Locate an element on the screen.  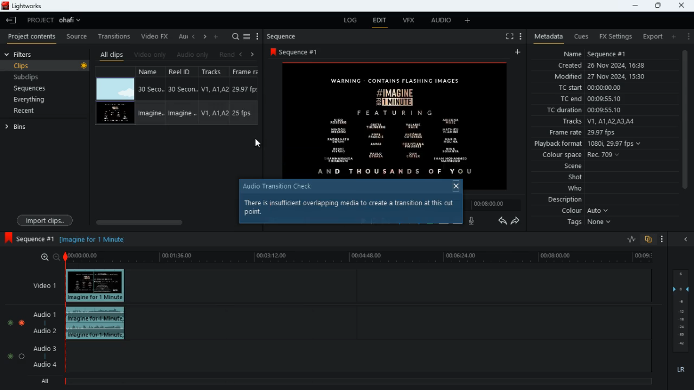
scroll bar is located at coordinates (165, 222).